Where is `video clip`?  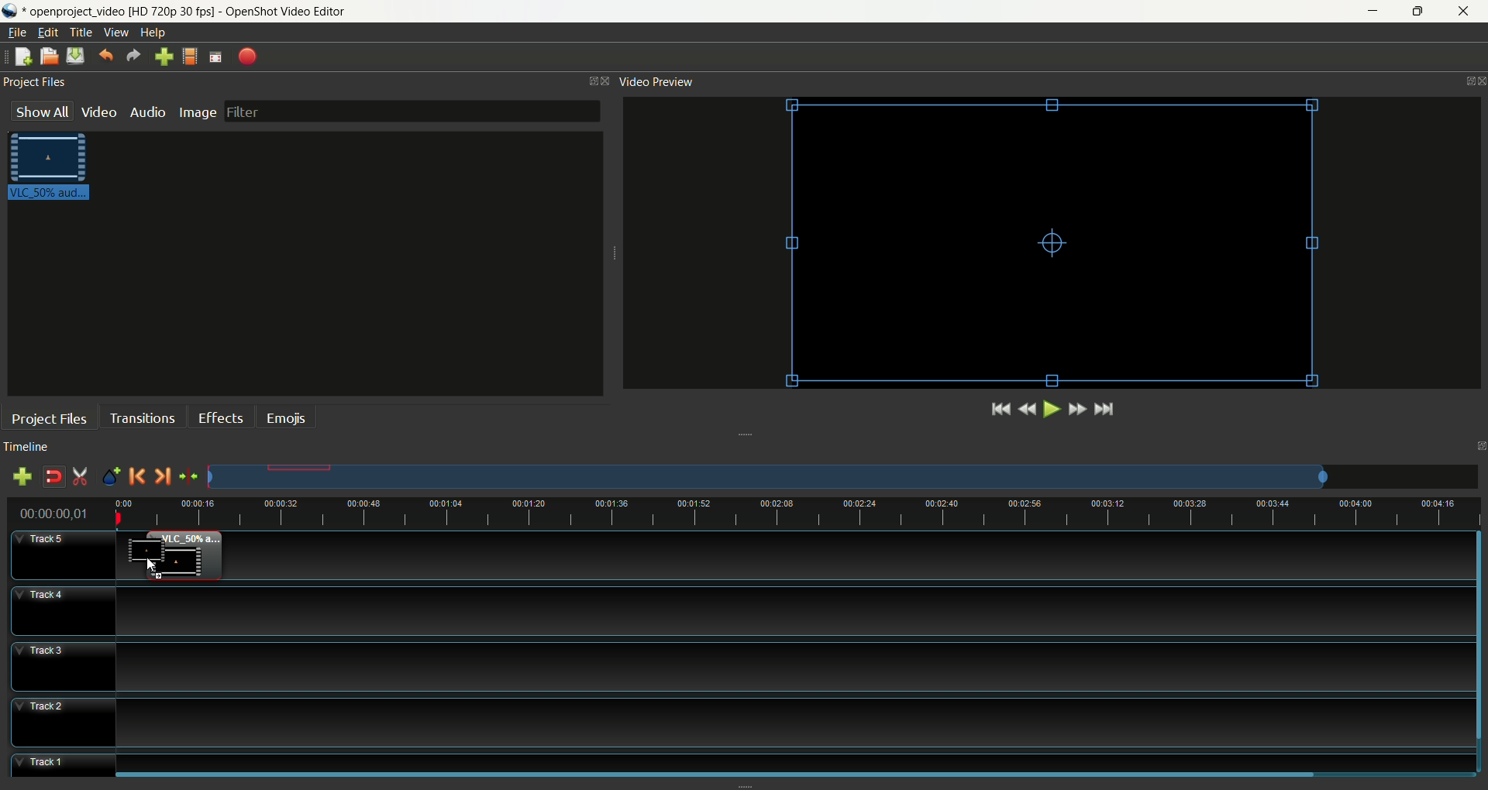
video clip is located at coordinates (48, 165).